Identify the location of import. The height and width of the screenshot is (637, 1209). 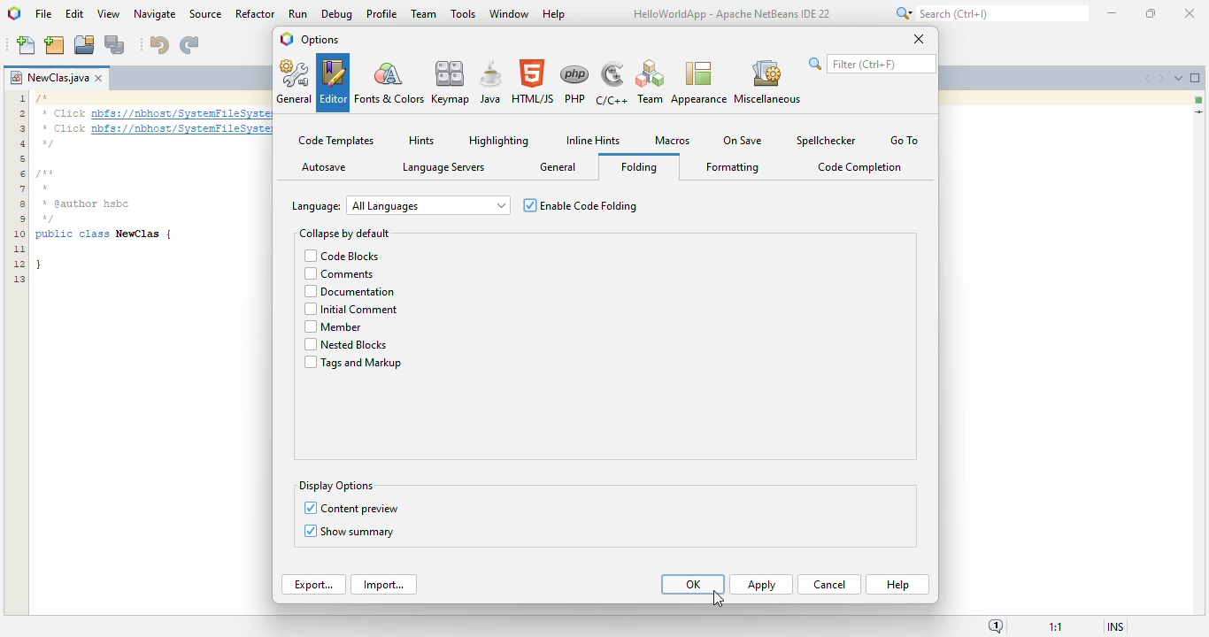
(384, 585).